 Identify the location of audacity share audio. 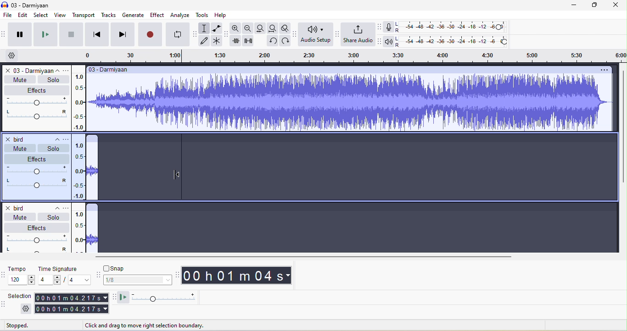
(337, 34).